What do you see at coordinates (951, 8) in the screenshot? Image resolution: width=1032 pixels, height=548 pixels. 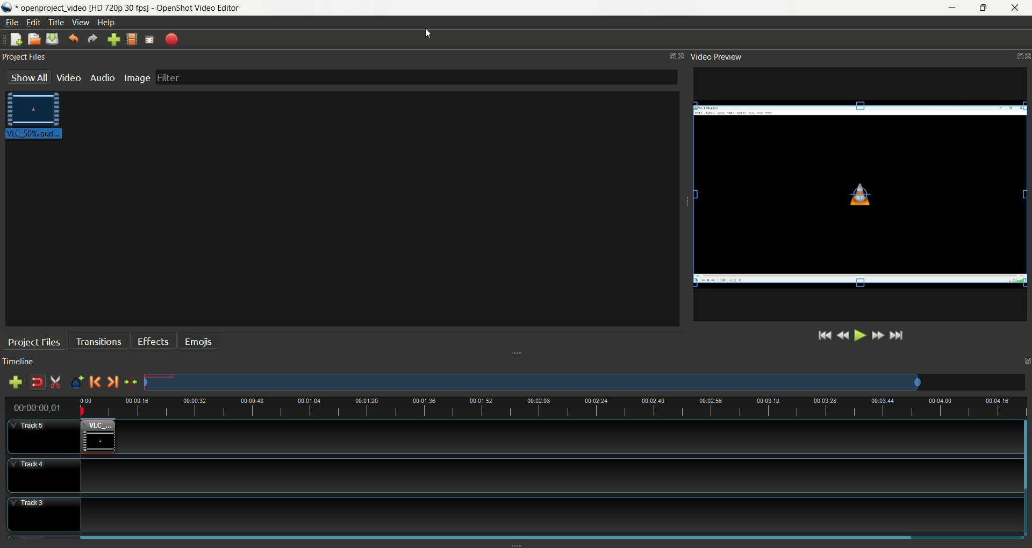 I see `minimize` at bounding box center [951, 8].